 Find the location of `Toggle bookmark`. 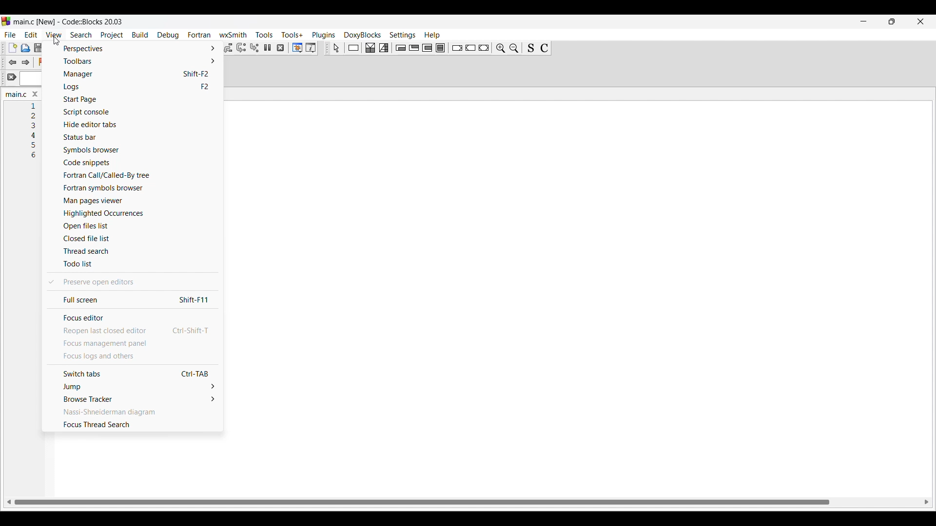

Toggle bookmark is located at coordinates (42, 62).